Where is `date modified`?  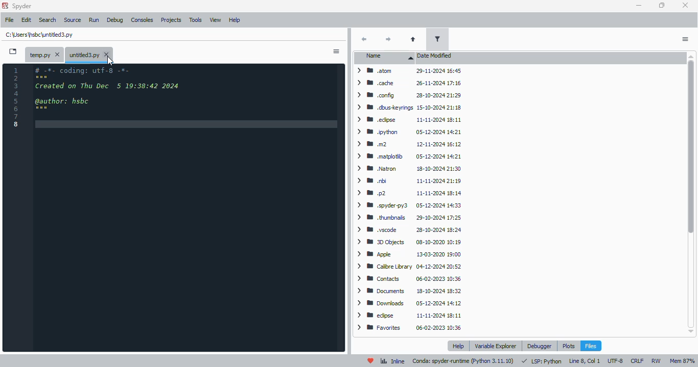 date modified is located at coordinates (435, 56).